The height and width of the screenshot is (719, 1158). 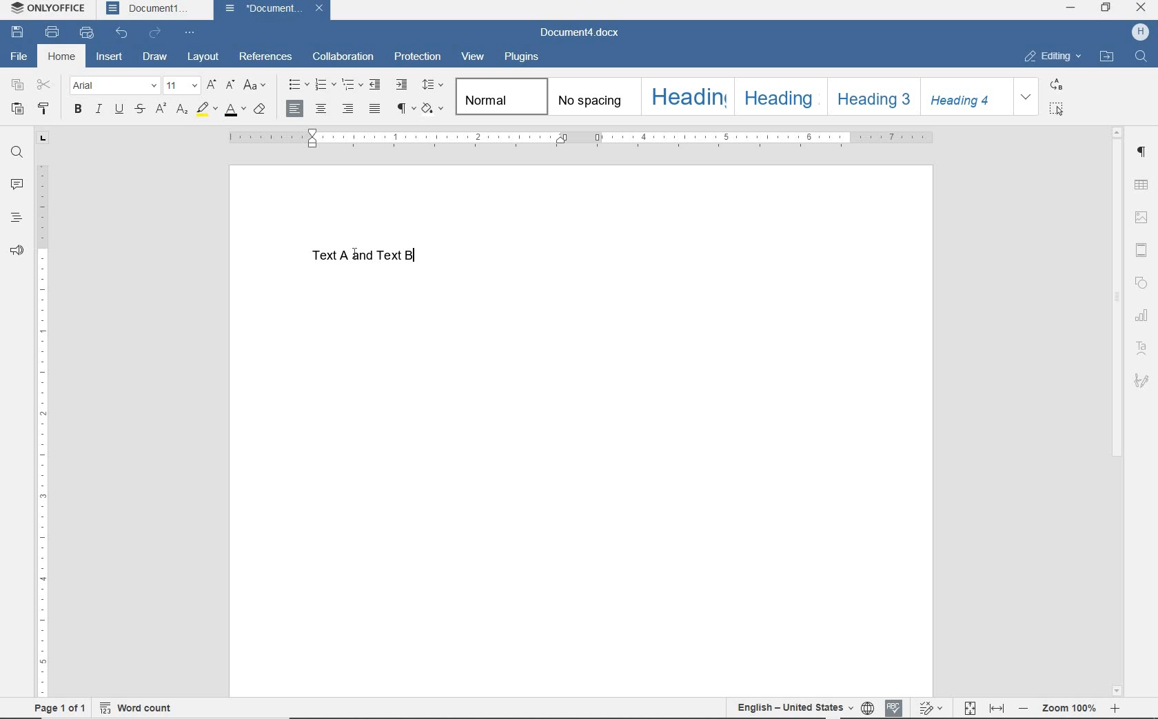 I want to click on FONT COLOR, so click(x=235, y=111).